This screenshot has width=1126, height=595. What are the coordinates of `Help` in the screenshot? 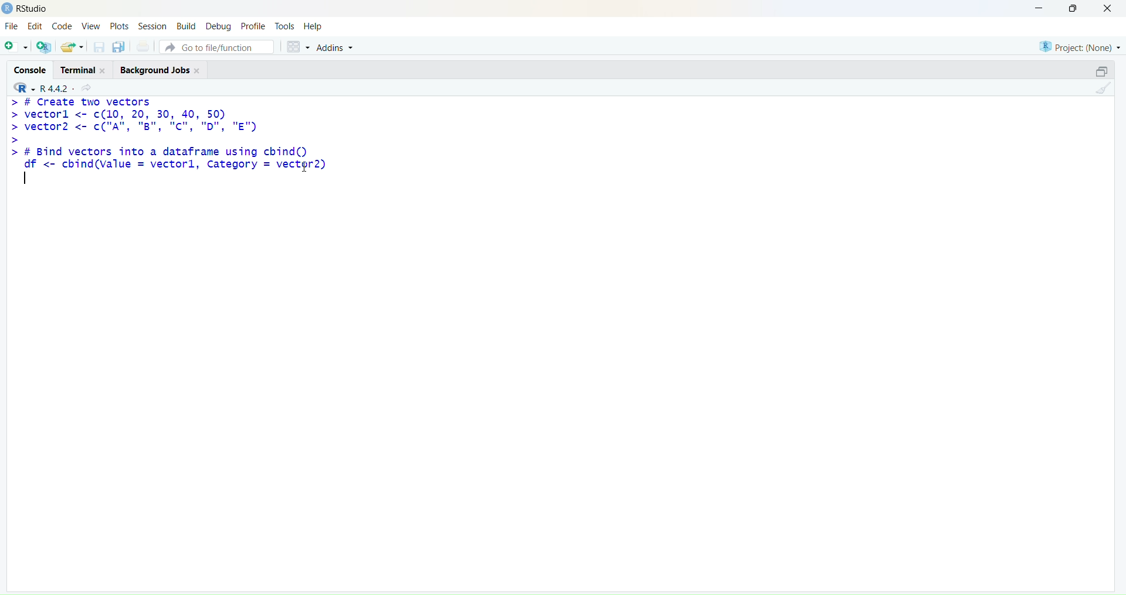 It's located at (314, 26).